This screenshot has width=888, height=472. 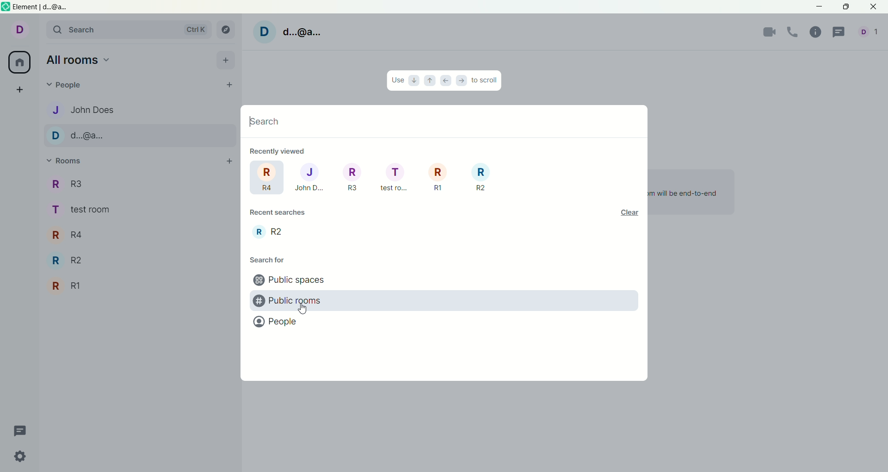 I want to click on minimize, so click(x=818, y=7).